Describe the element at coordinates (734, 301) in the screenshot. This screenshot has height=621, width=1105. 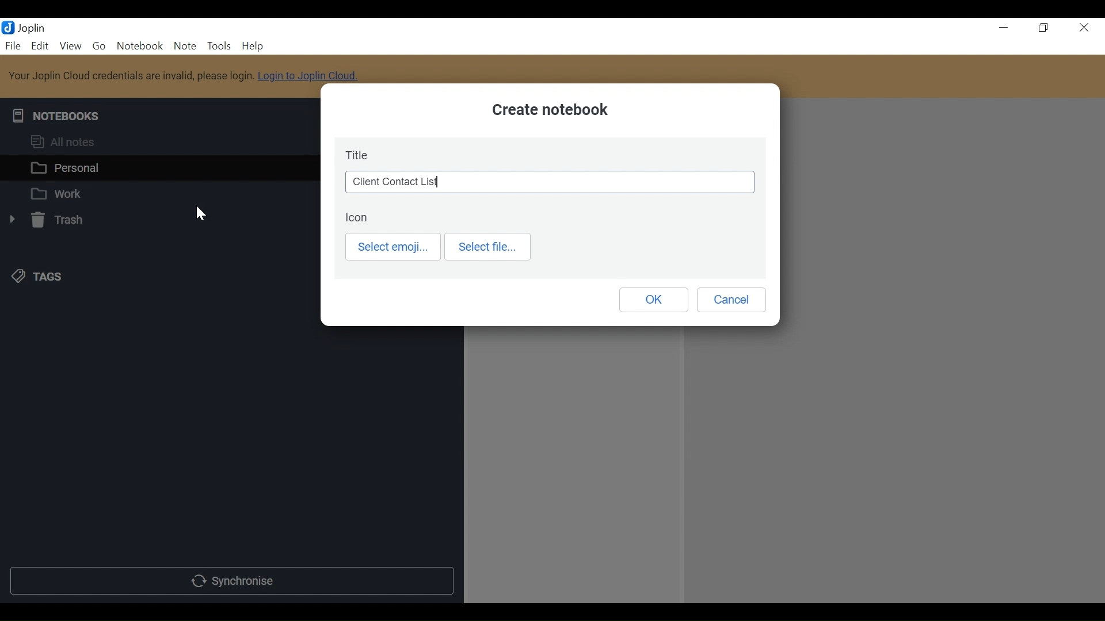
I see `Cancel` at that location.